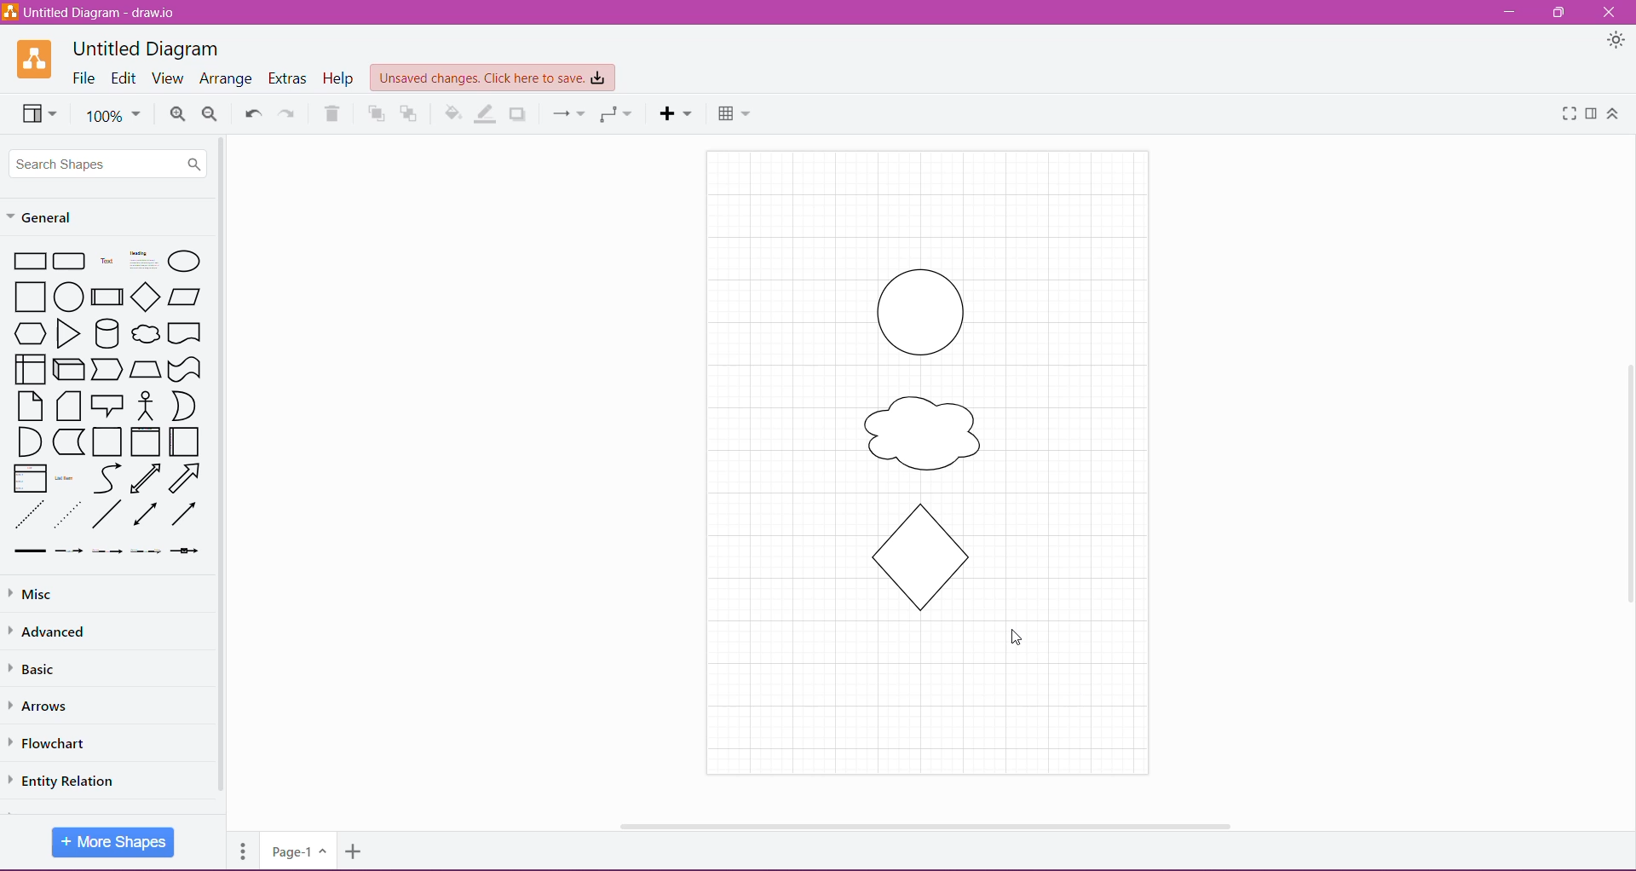 This screenshot has height=871, width=1636. Describe the element at coordinates (51, 216) in the screenshot. I see `General` at that location.